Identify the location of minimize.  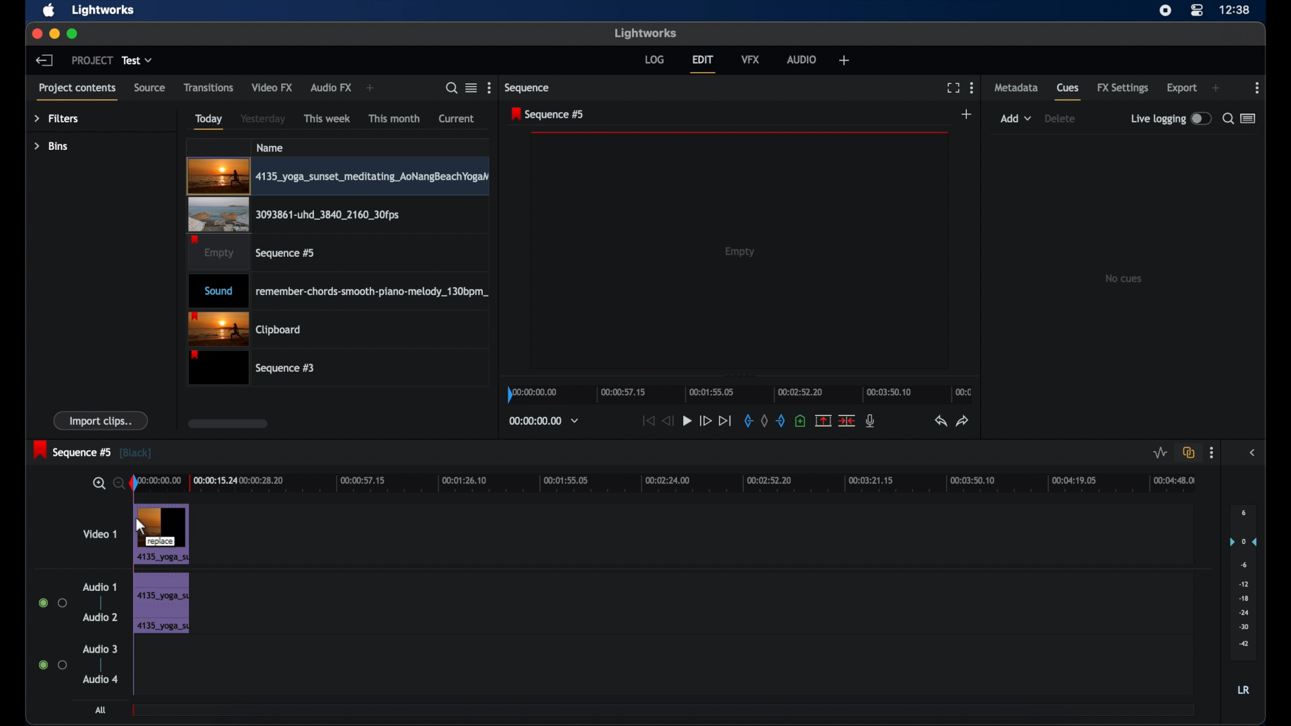
(55, 34).